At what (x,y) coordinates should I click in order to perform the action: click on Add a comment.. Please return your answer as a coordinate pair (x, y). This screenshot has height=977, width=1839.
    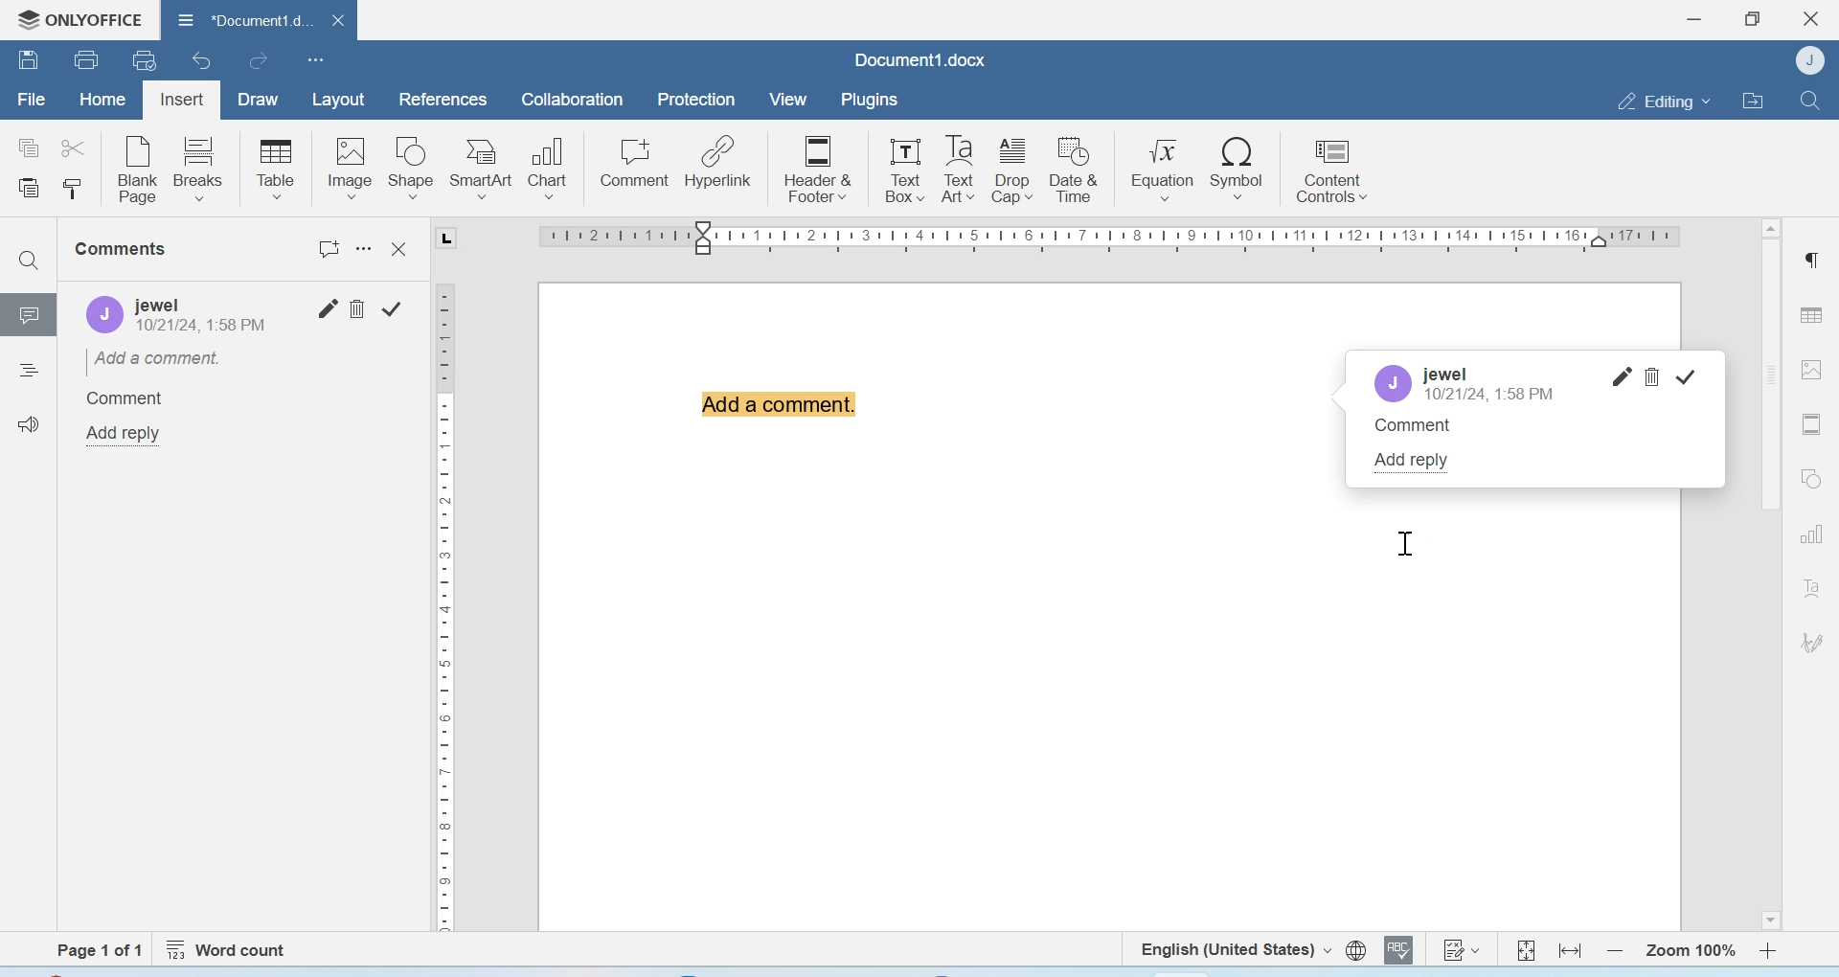
    Looking at the image, I should click on (155, 359).